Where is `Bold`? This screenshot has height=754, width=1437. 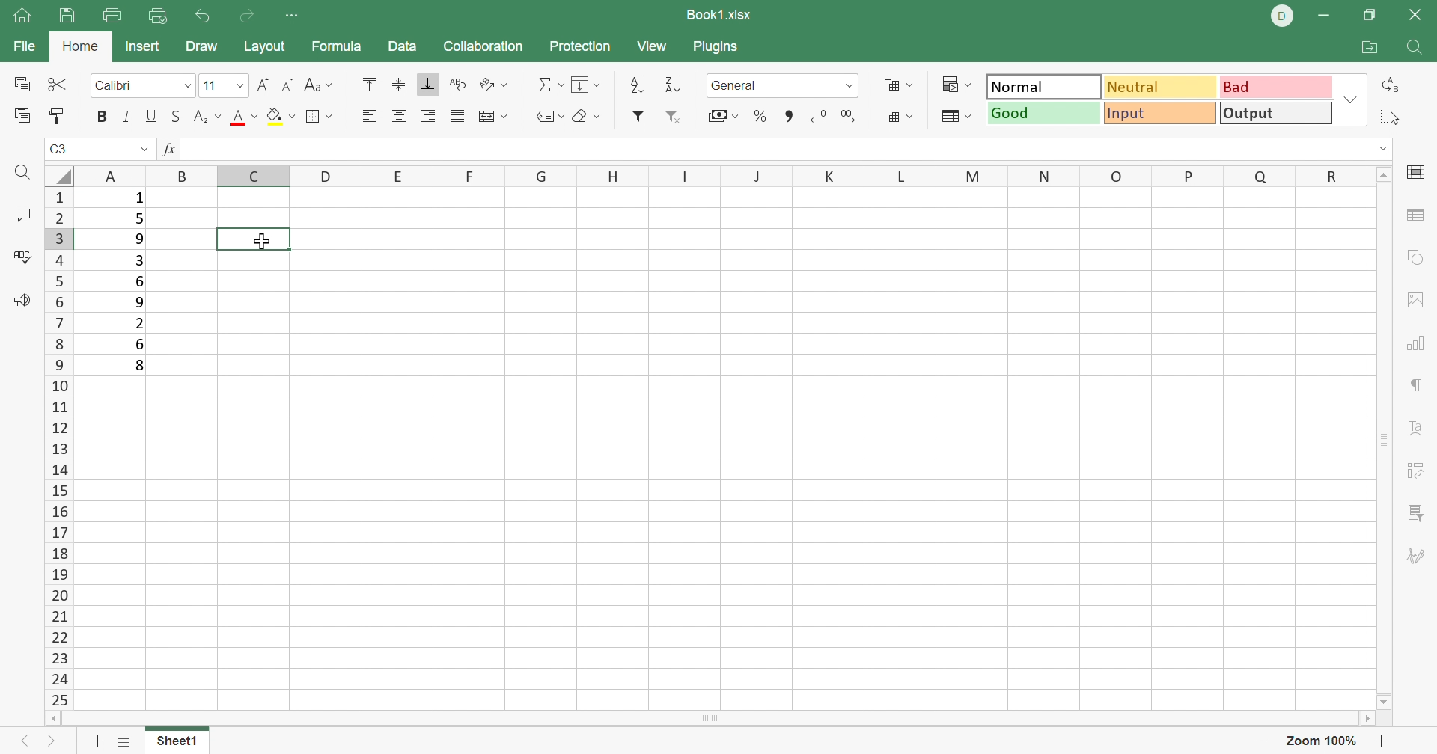
Bold is located at coordinates (100, 115).